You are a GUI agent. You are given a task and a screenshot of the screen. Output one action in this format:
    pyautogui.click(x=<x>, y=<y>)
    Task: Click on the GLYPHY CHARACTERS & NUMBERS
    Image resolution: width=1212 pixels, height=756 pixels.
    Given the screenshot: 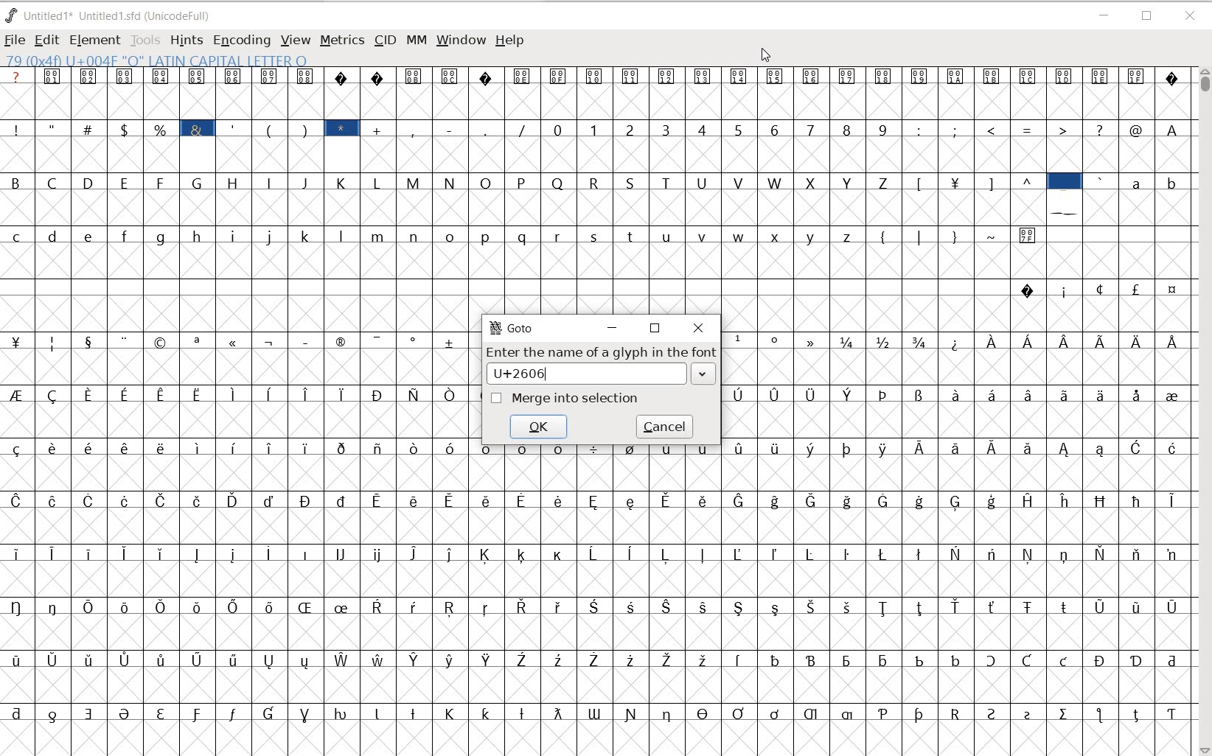 What is the action you would take?
    pyautogui.click(x=826, y=598)
    